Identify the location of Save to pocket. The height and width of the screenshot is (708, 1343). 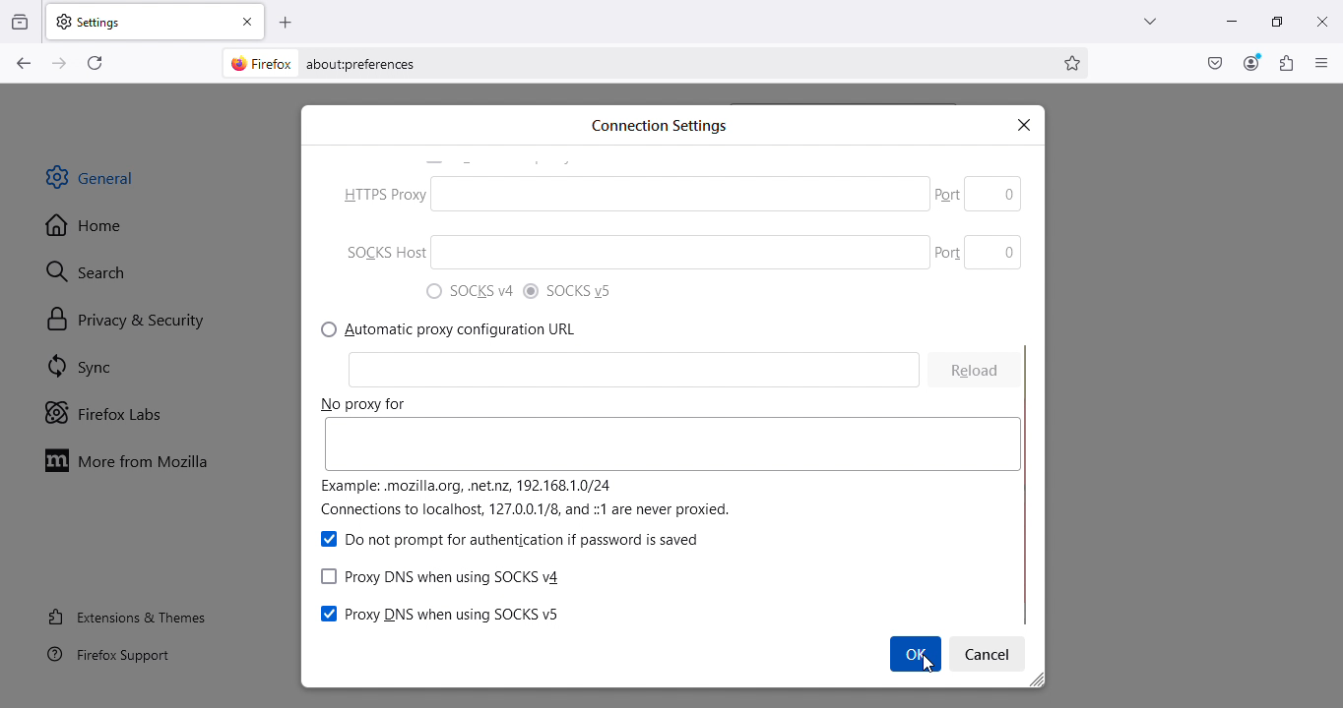
(1216, 63).